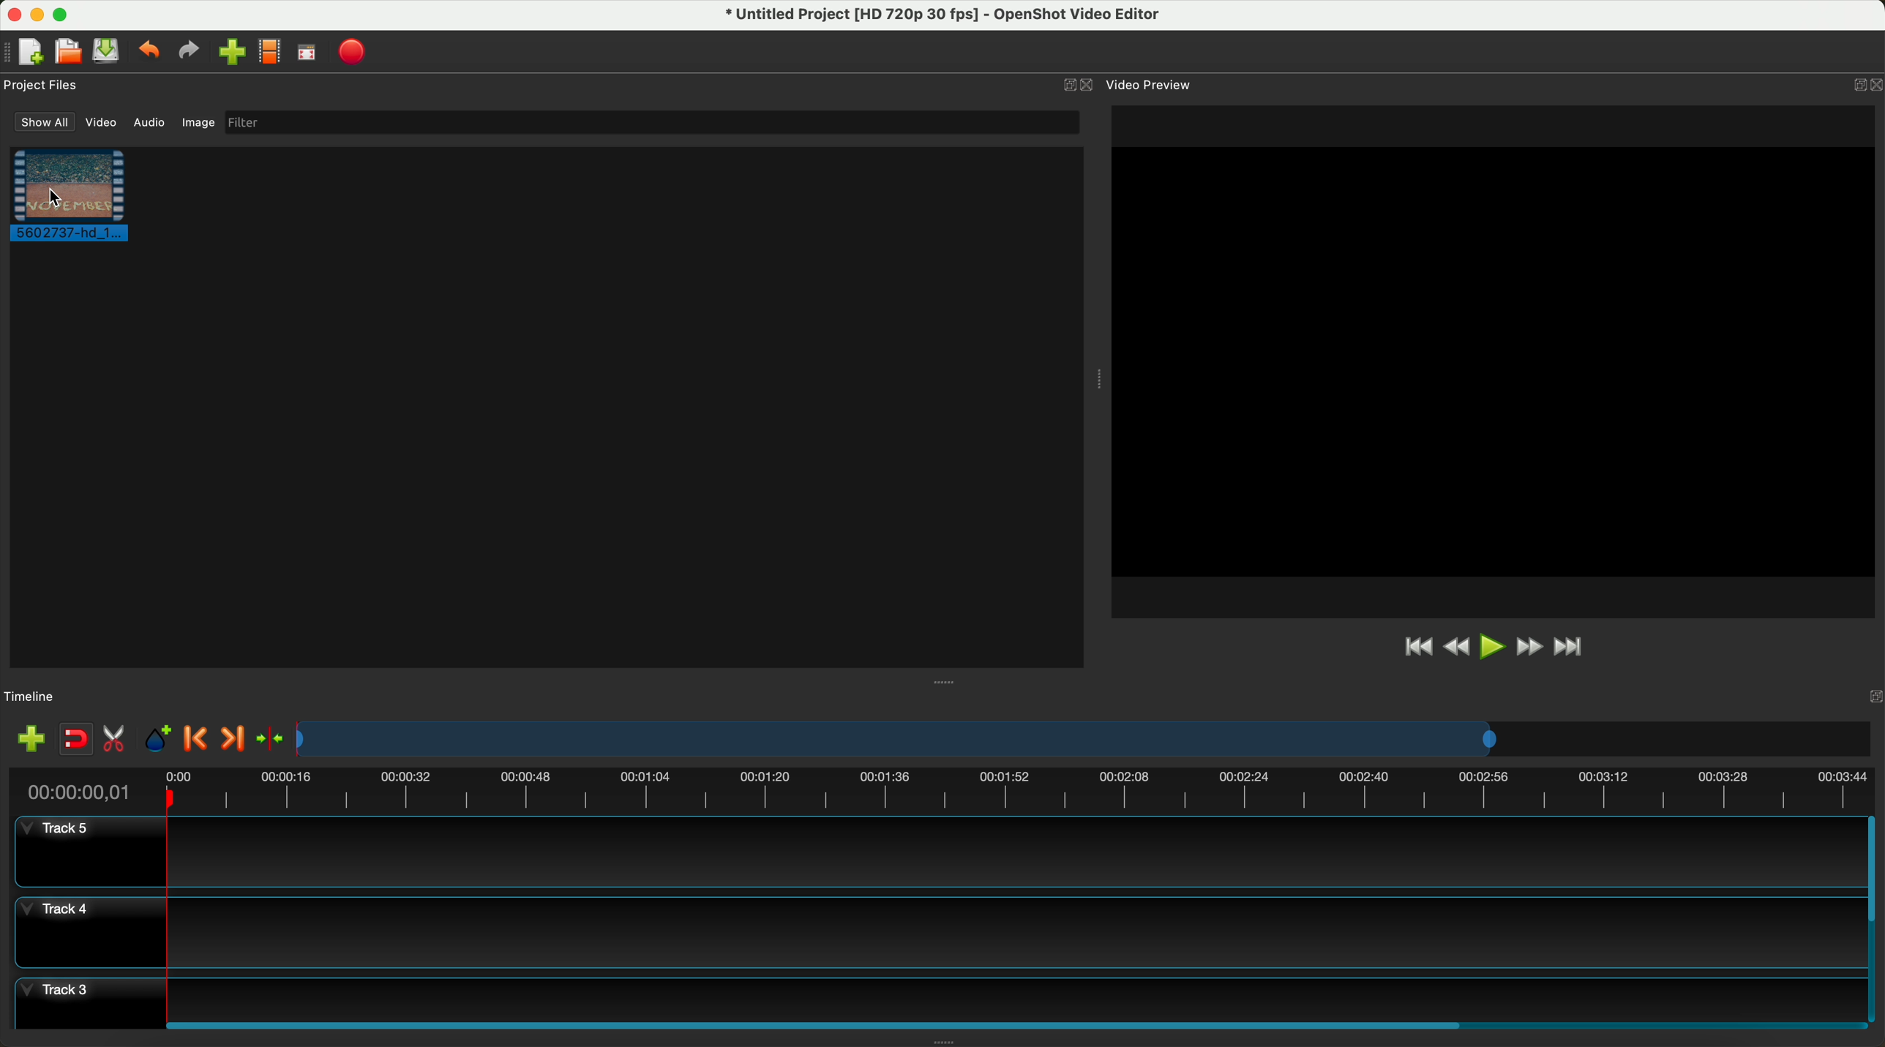  What do you see at coordinates (118, 740) in the screenshot?
I see `enable razor` at bounding box center [118, 740].